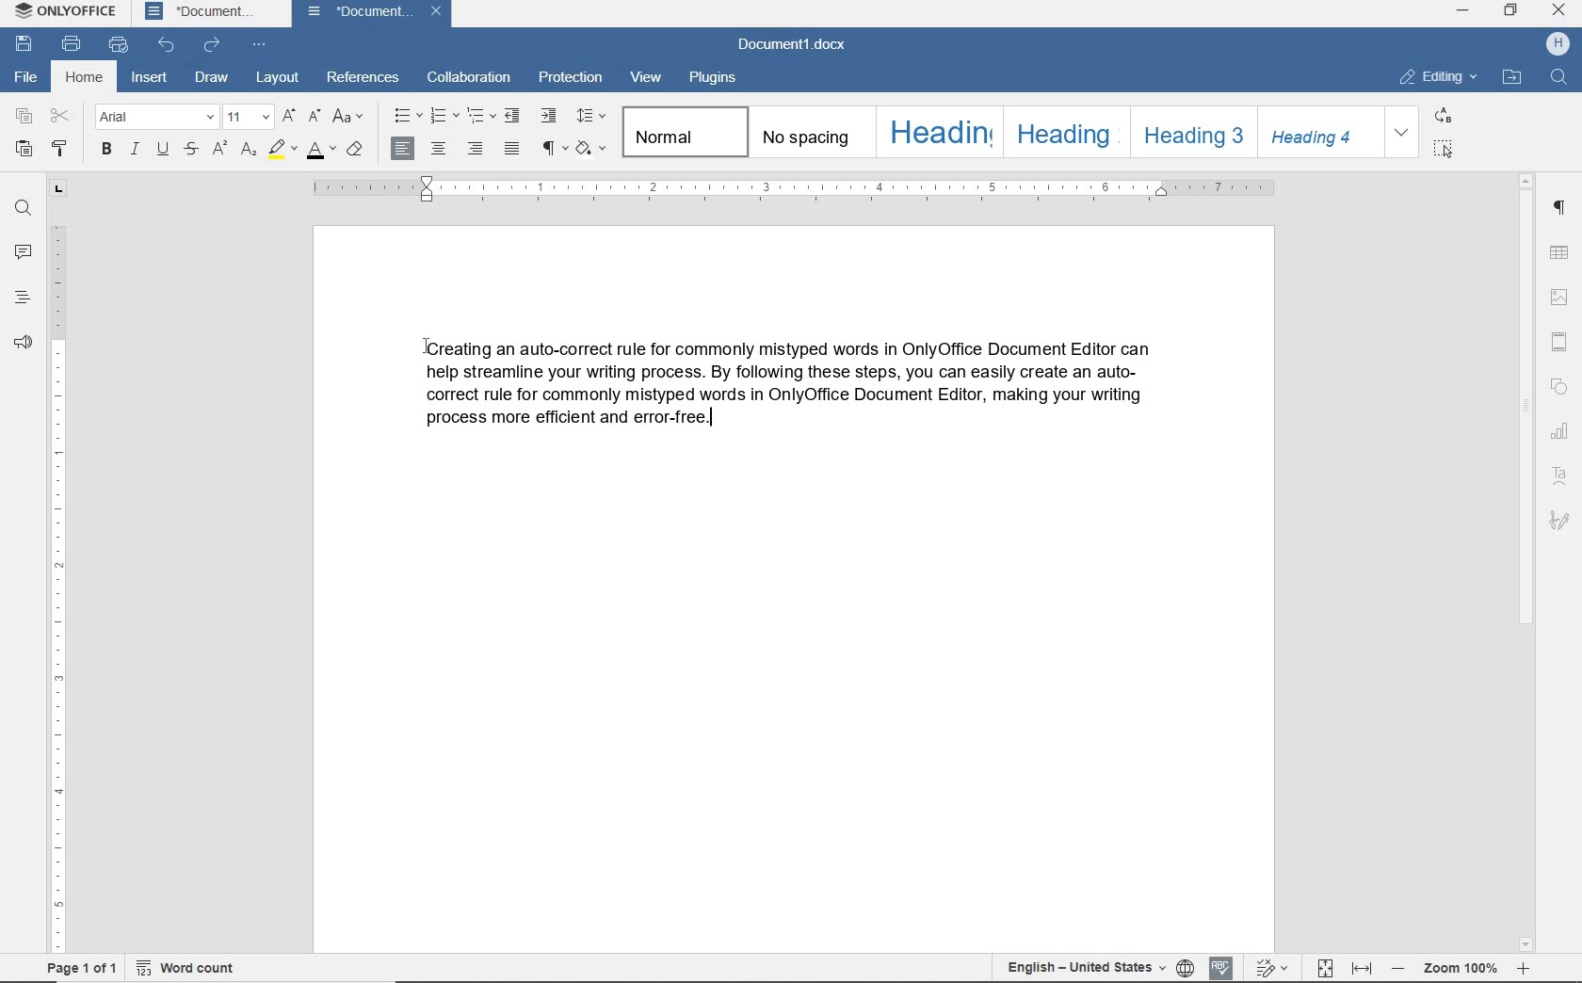 The width and height of the screenshot is (1582, 983). I want to click on file, so click(24, 77).